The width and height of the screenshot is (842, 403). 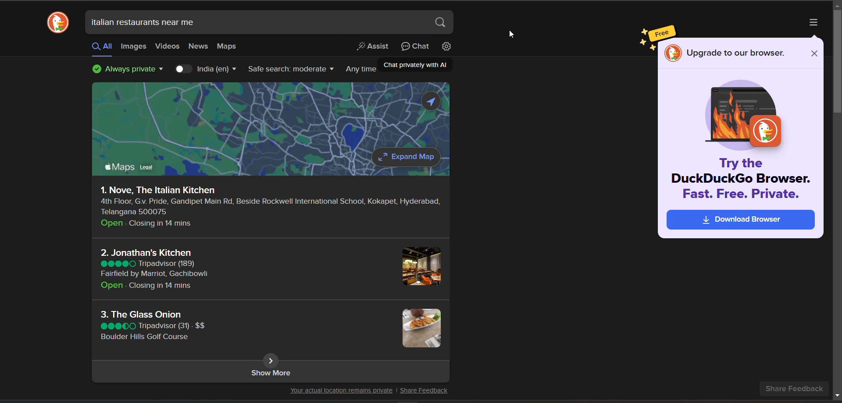 What do you see at coordinates (199, 47) in the screenshot?
I see `Search news` at bounding box center [199, 47].